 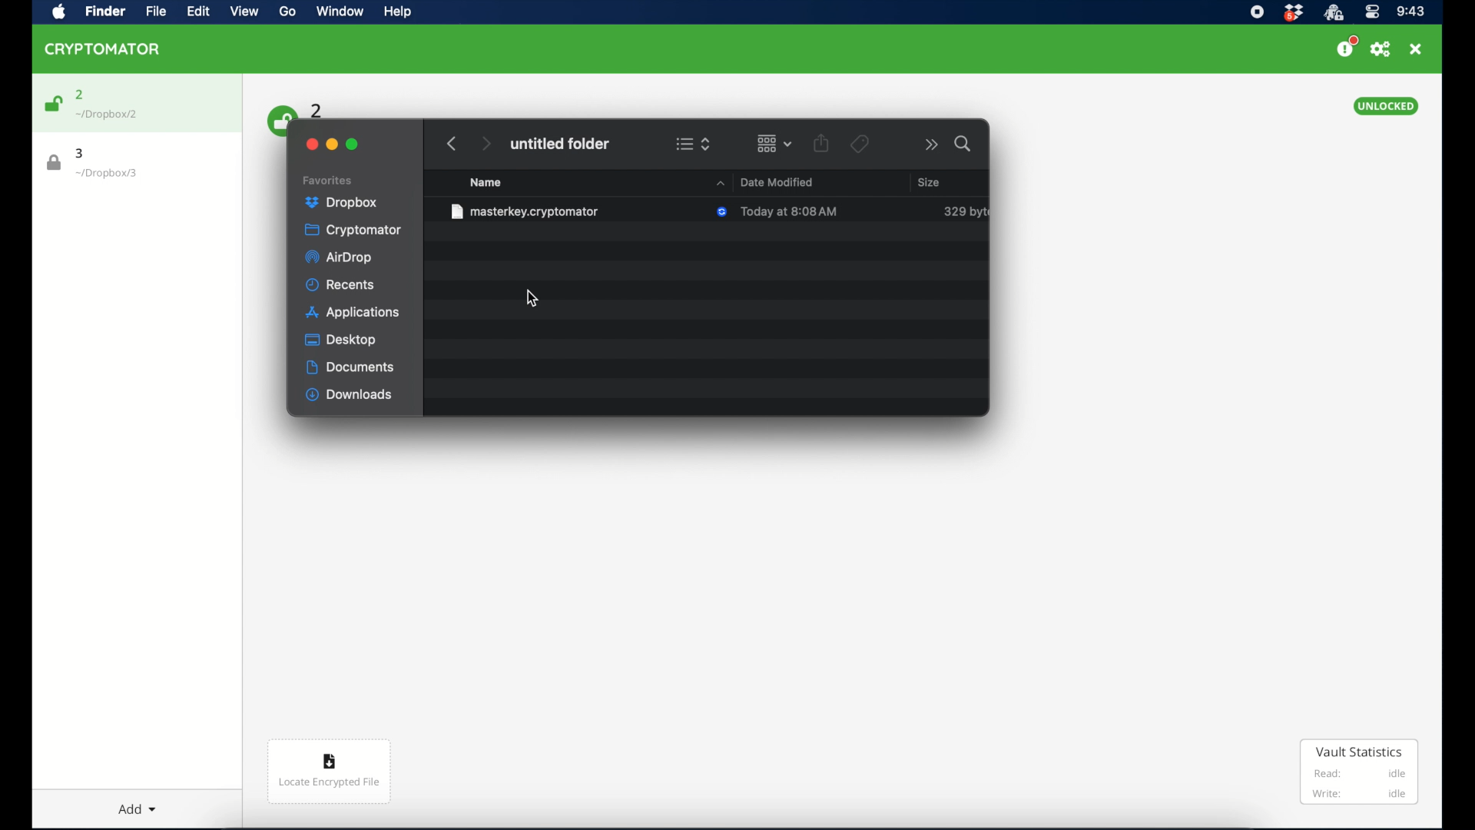 What do you see at coordinates (1346, 47) in the screenshot?
I see `support us` at bounding box center [1346, 47].